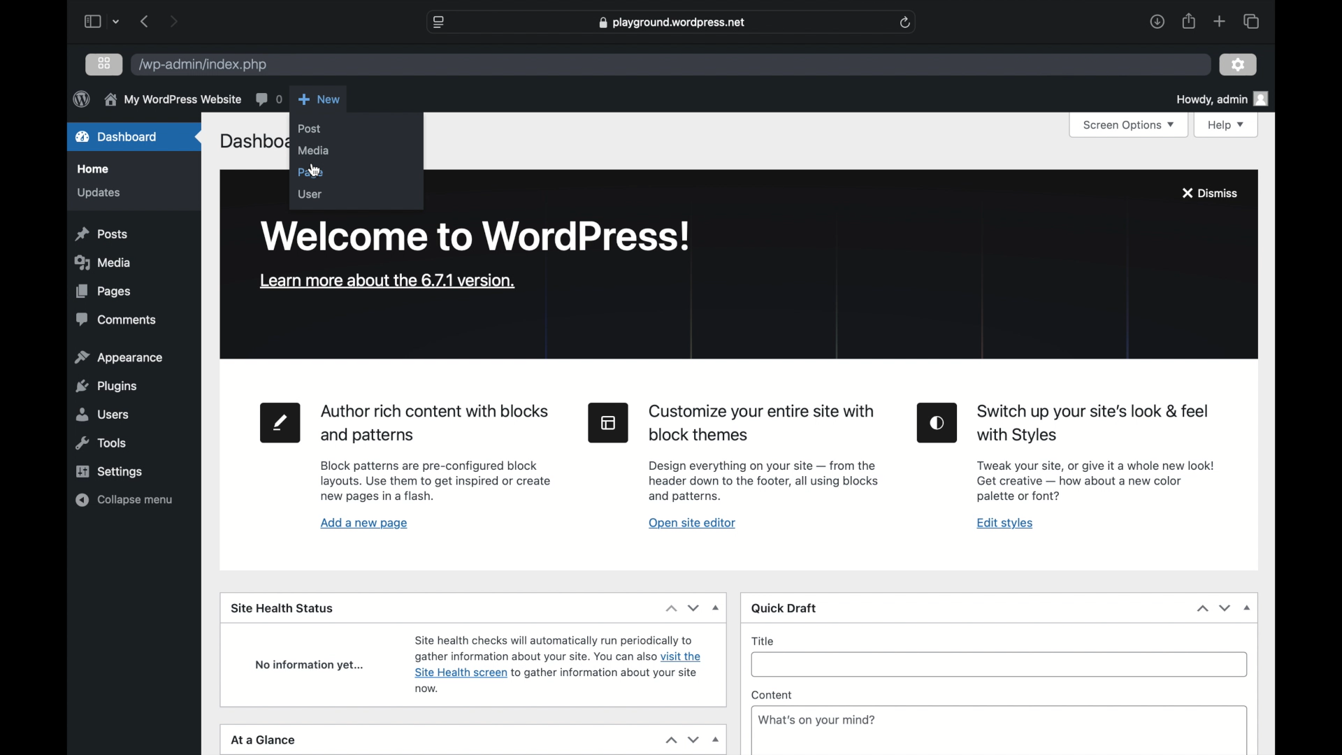 This screenshot has width=1342, height=755. What do you see at coordinates (81, 99) in the screenshot?
I see `wordpress` at bounding box center [81, 99].